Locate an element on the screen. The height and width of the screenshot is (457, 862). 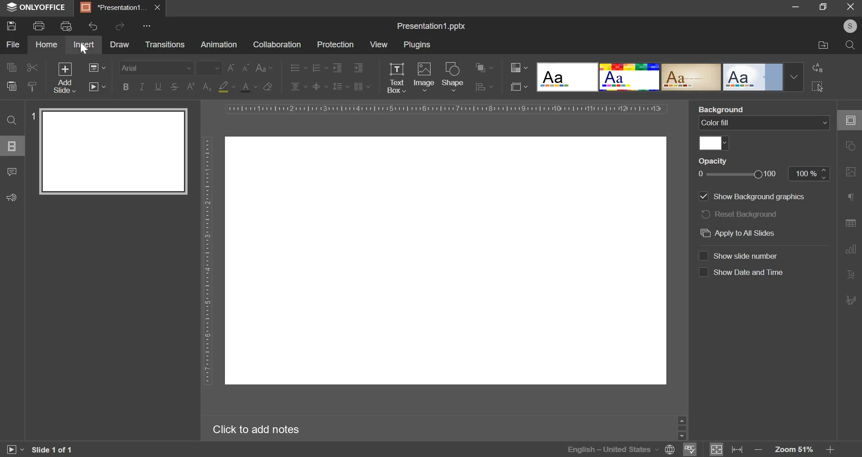
insert is located at coordinates (83, 45).